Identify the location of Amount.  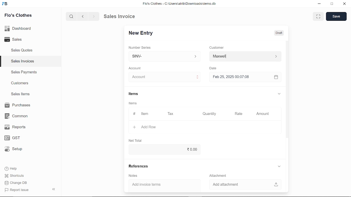
(262, 114).